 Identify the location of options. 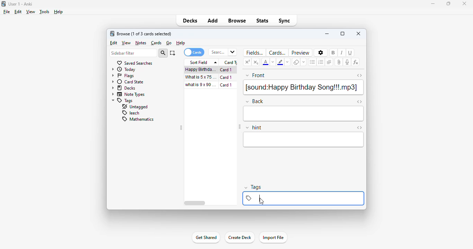
(320, 53).